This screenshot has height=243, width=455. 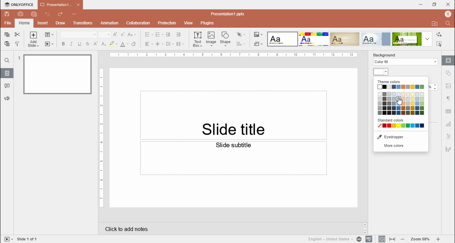 What do you see at coordinates (449, 73) in the screenshot?
I see `shape settings` at bounding box center [449, 73].